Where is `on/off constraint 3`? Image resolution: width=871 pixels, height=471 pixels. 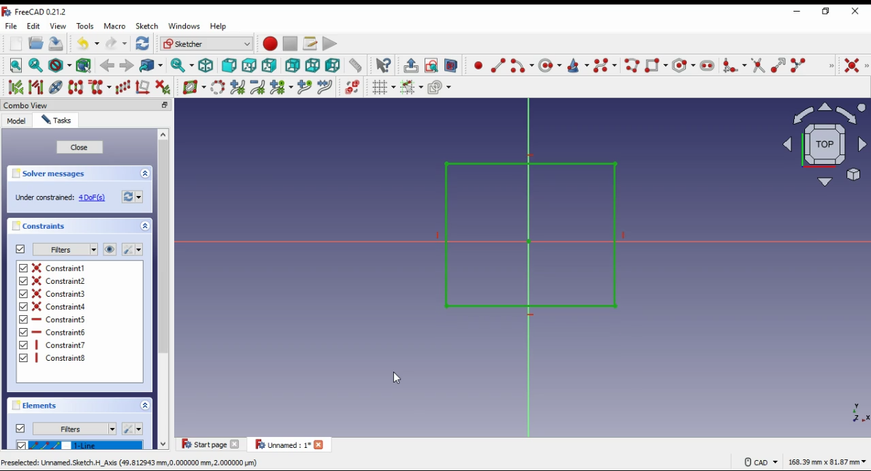 on/off constraint 3 is located at coordinates (59, 293).